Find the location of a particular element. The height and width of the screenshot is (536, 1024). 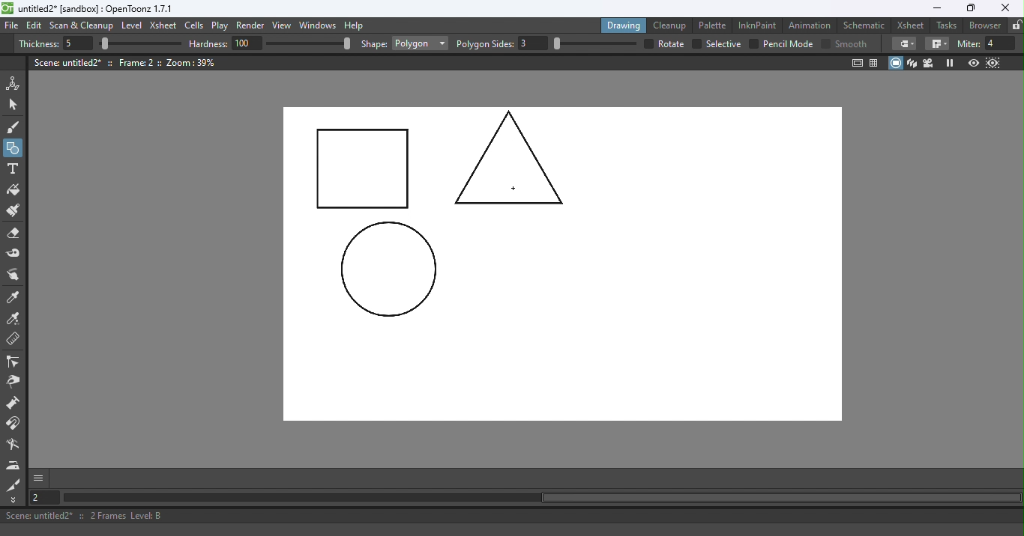

Blender tool is located at coordinates (16, 445).